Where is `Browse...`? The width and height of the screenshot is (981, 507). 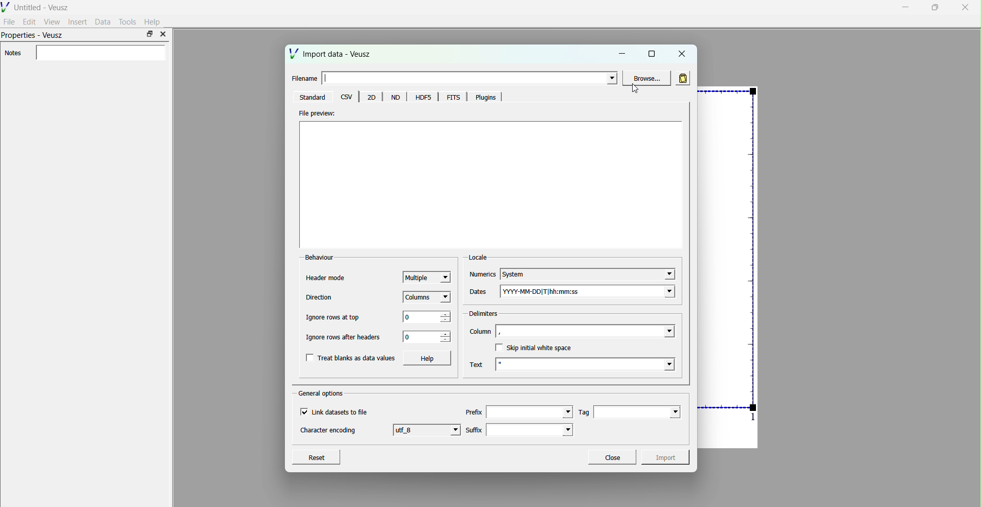 Browse... is located at coordinates (645, 78).